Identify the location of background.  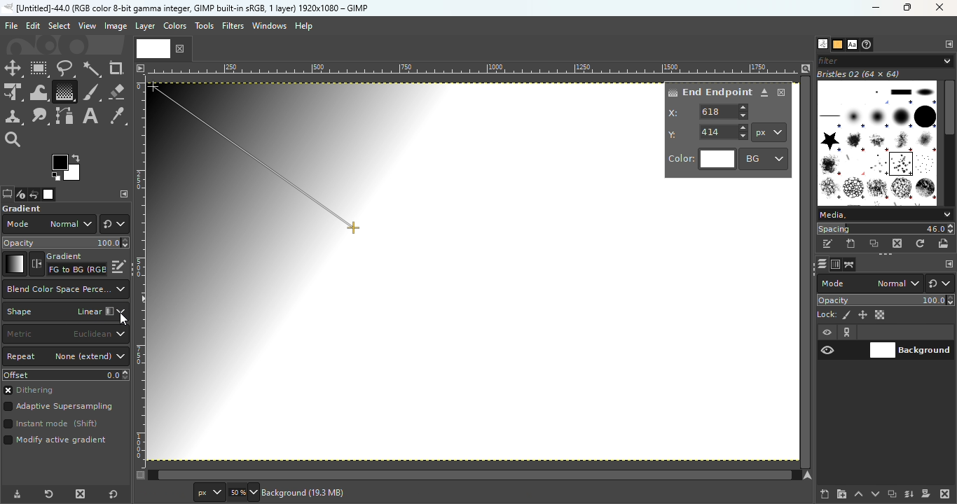
(307, 492).